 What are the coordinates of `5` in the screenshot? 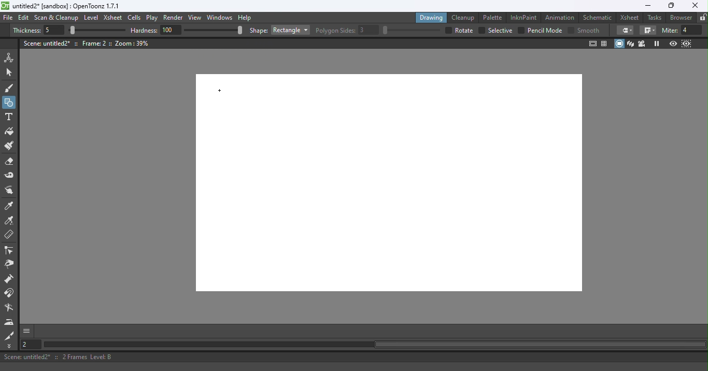 It's located at (52, 31).